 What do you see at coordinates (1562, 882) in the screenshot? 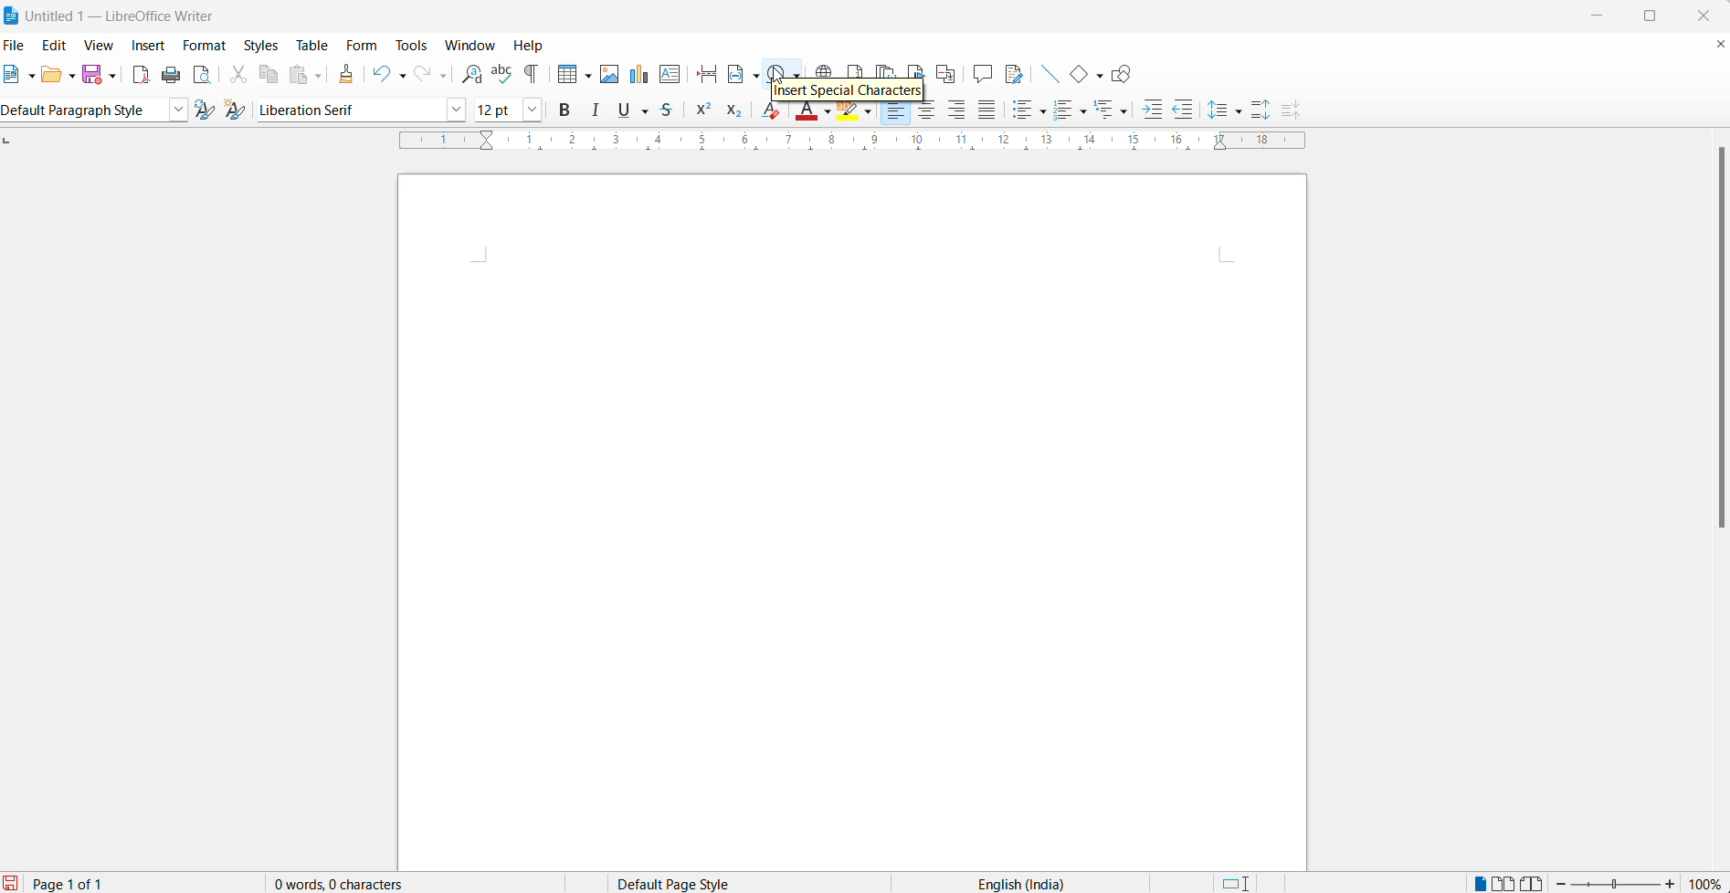
I see `zoom decrease` at bounding box center [1562, 882].